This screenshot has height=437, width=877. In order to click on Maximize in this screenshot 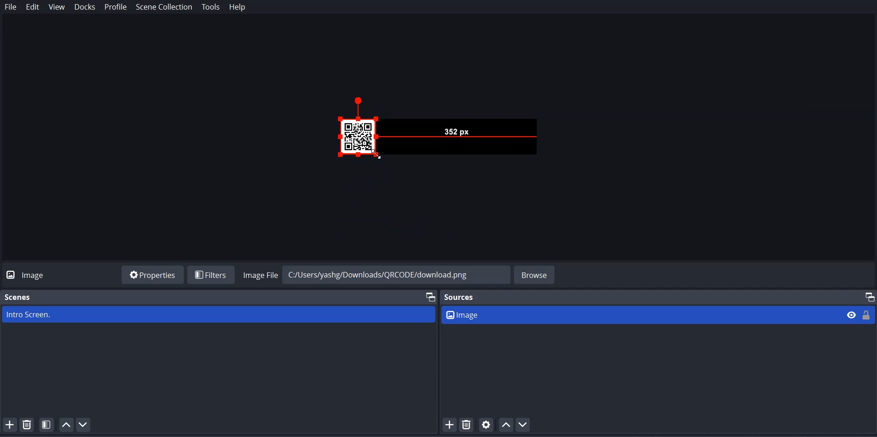, I will do `click(429, 296)`.